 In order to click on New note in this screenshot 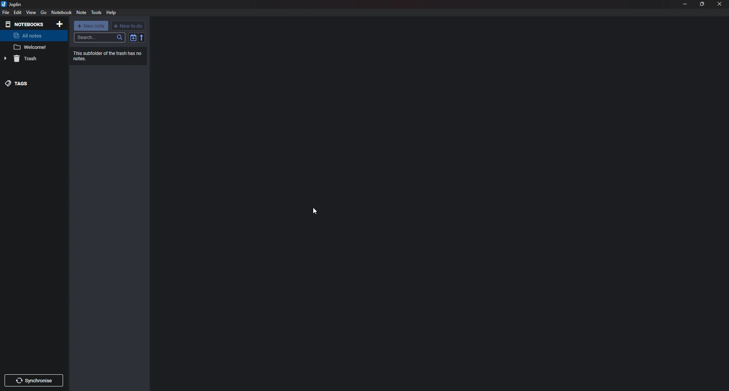, I will do `click(91, 26)`.